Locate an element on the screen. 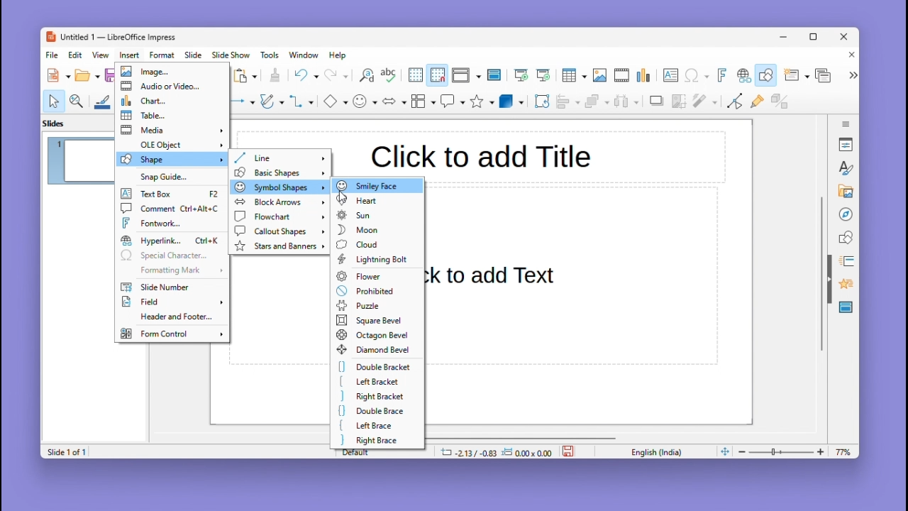 The height and width of the screenshot is (511, 908). New slide is located at coordinates (796, 76).